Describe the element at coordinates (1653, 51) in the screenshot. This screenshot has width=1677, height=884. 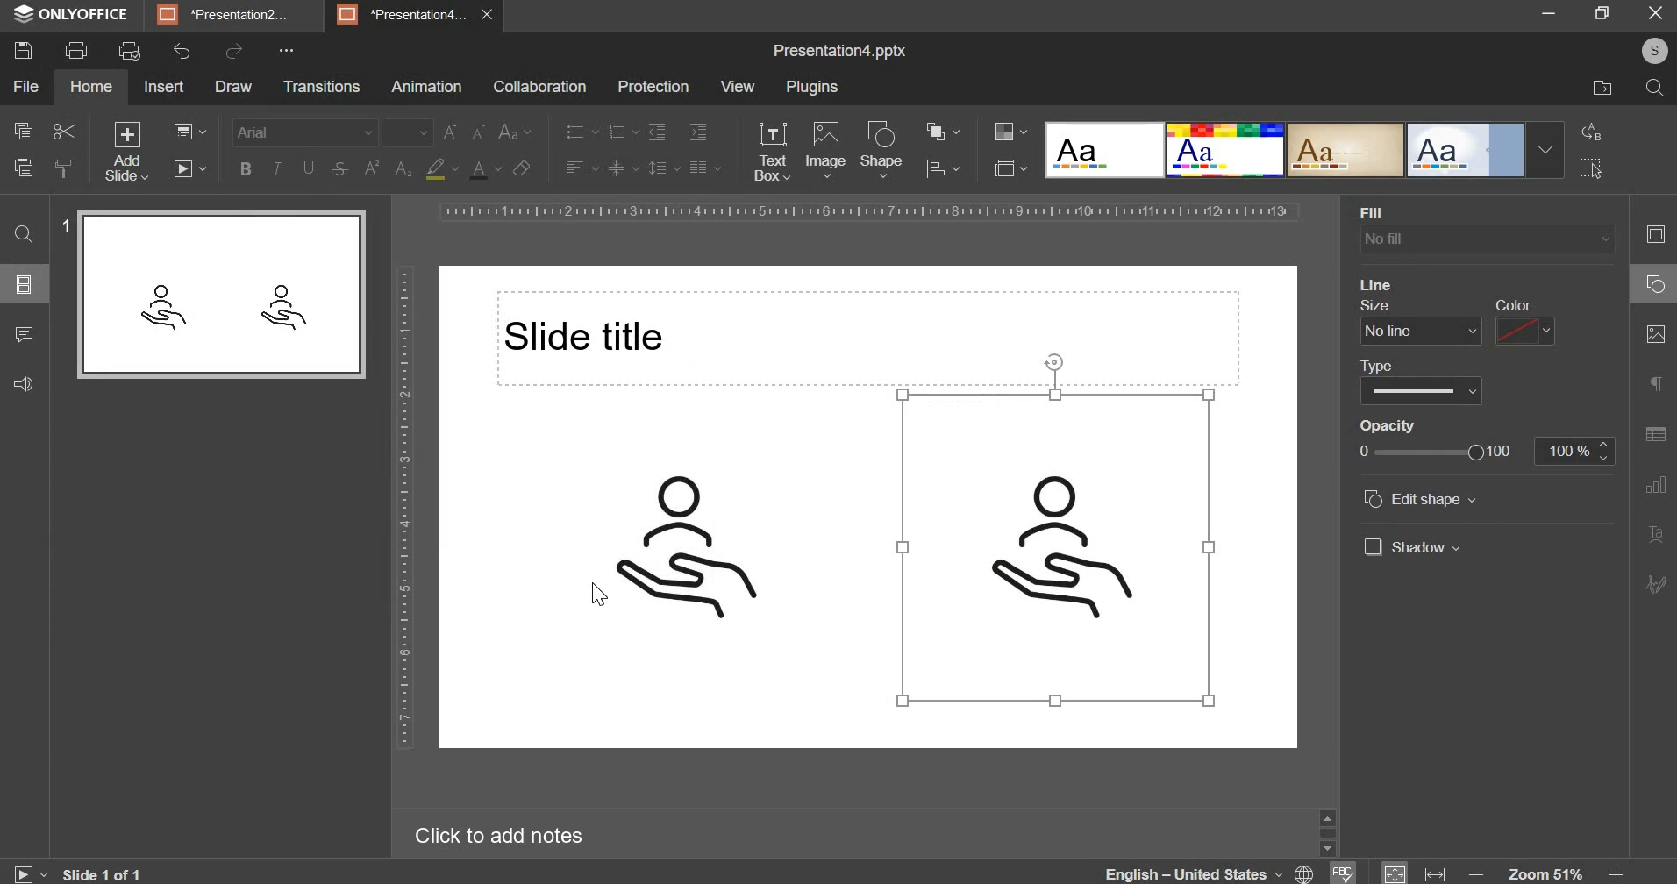
I see `user profile` at that location.